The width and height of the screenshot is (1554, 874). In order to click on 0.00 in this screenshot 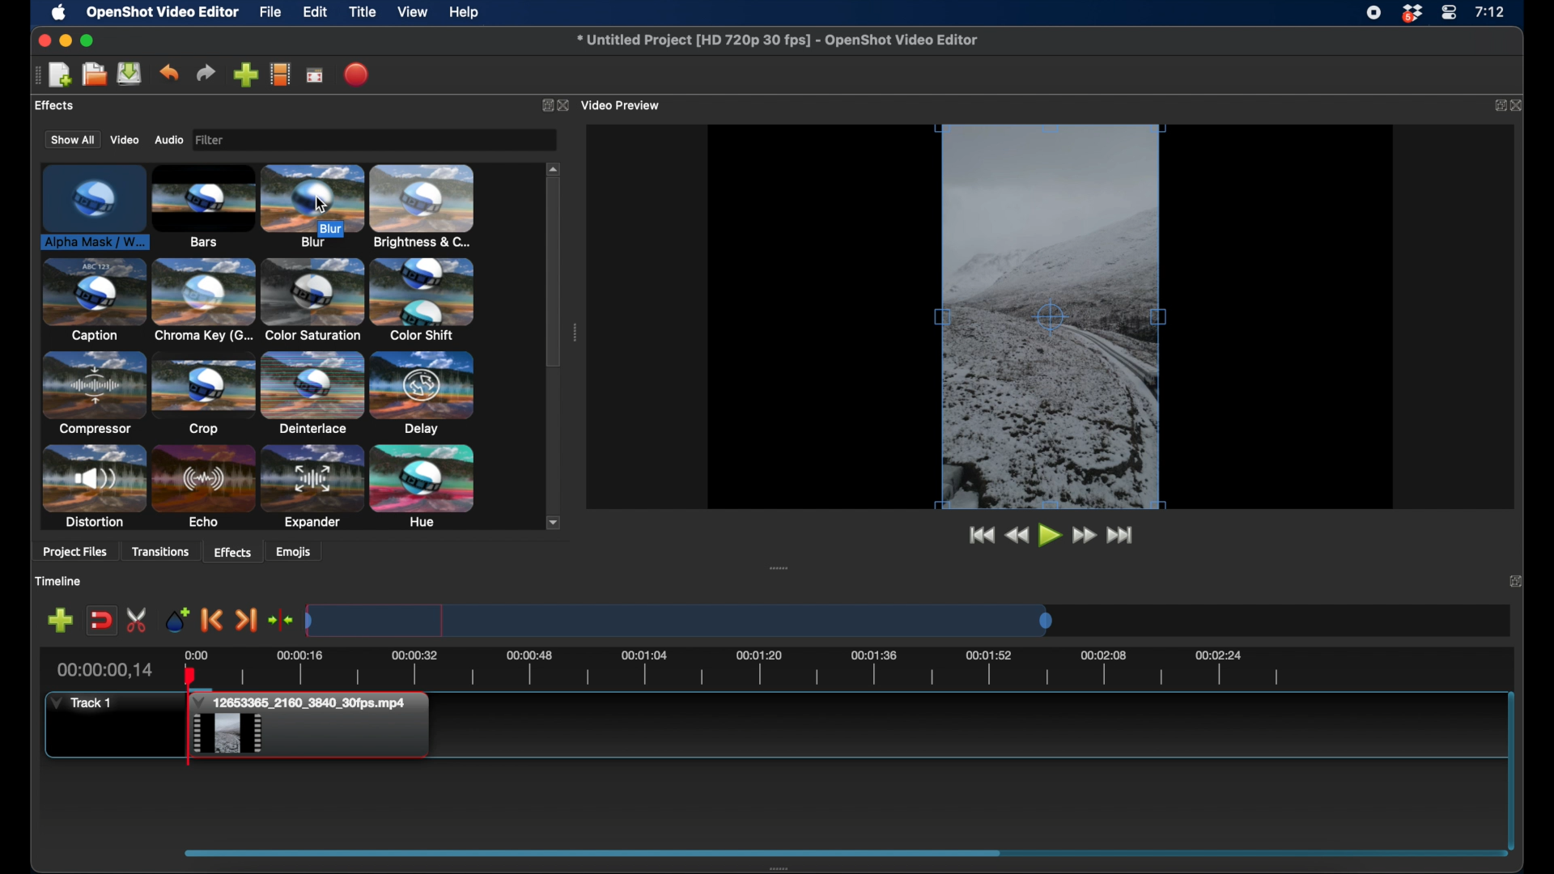, I will do `click(195, 654)`.